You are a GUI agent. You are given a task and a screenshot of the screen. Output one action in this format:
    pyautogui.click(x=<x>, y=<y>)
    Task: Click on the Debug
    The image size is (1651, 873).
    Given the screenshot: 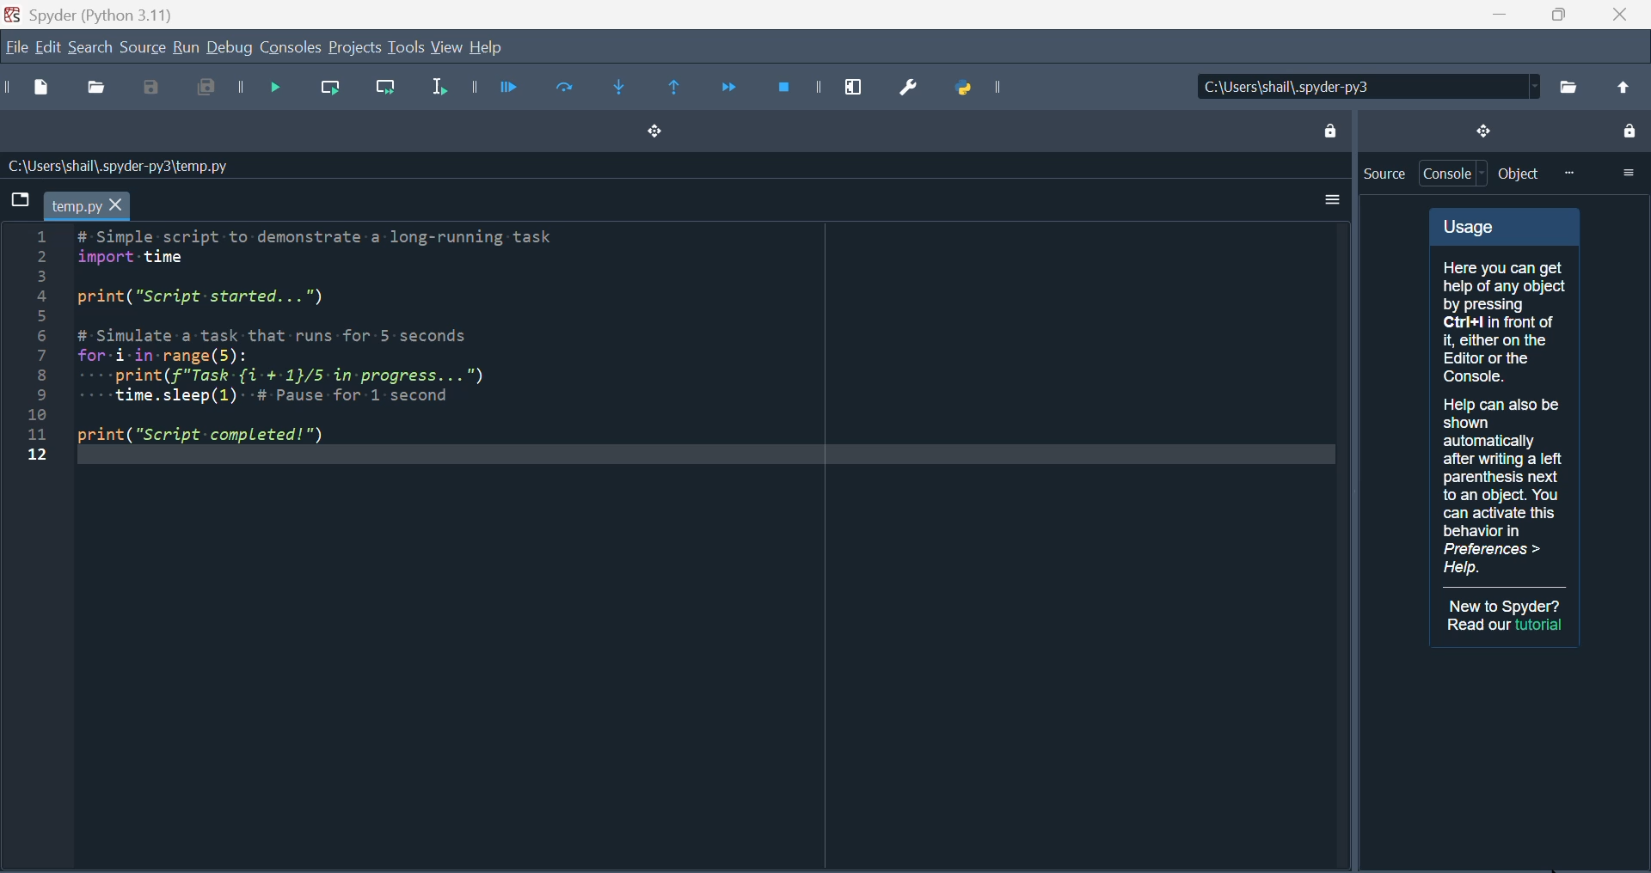 What is the action you would take?
    pyautogui.click(x=230, y=49)
    